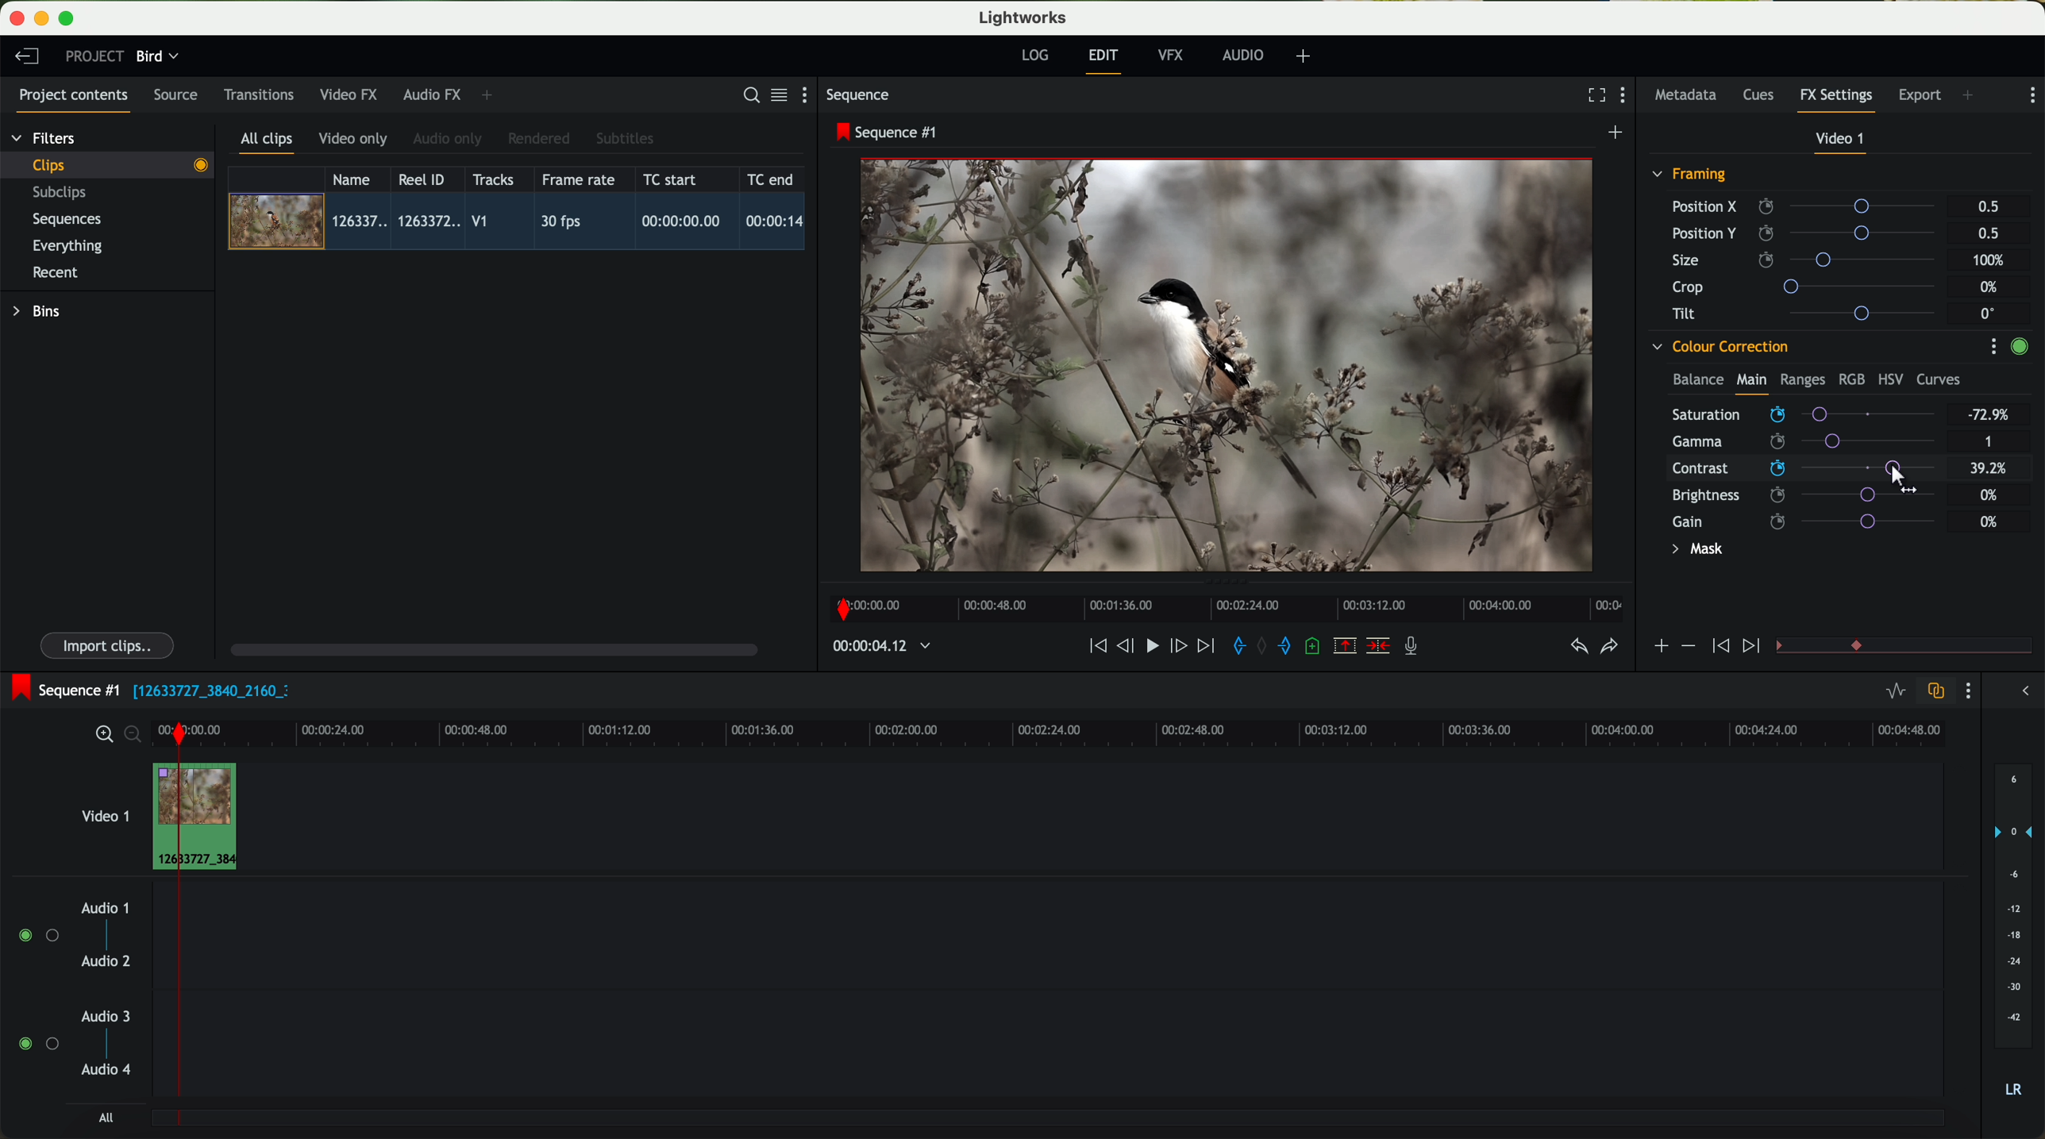 The image size is (2045, 1139). I want to click on video only, so click(352, 140).